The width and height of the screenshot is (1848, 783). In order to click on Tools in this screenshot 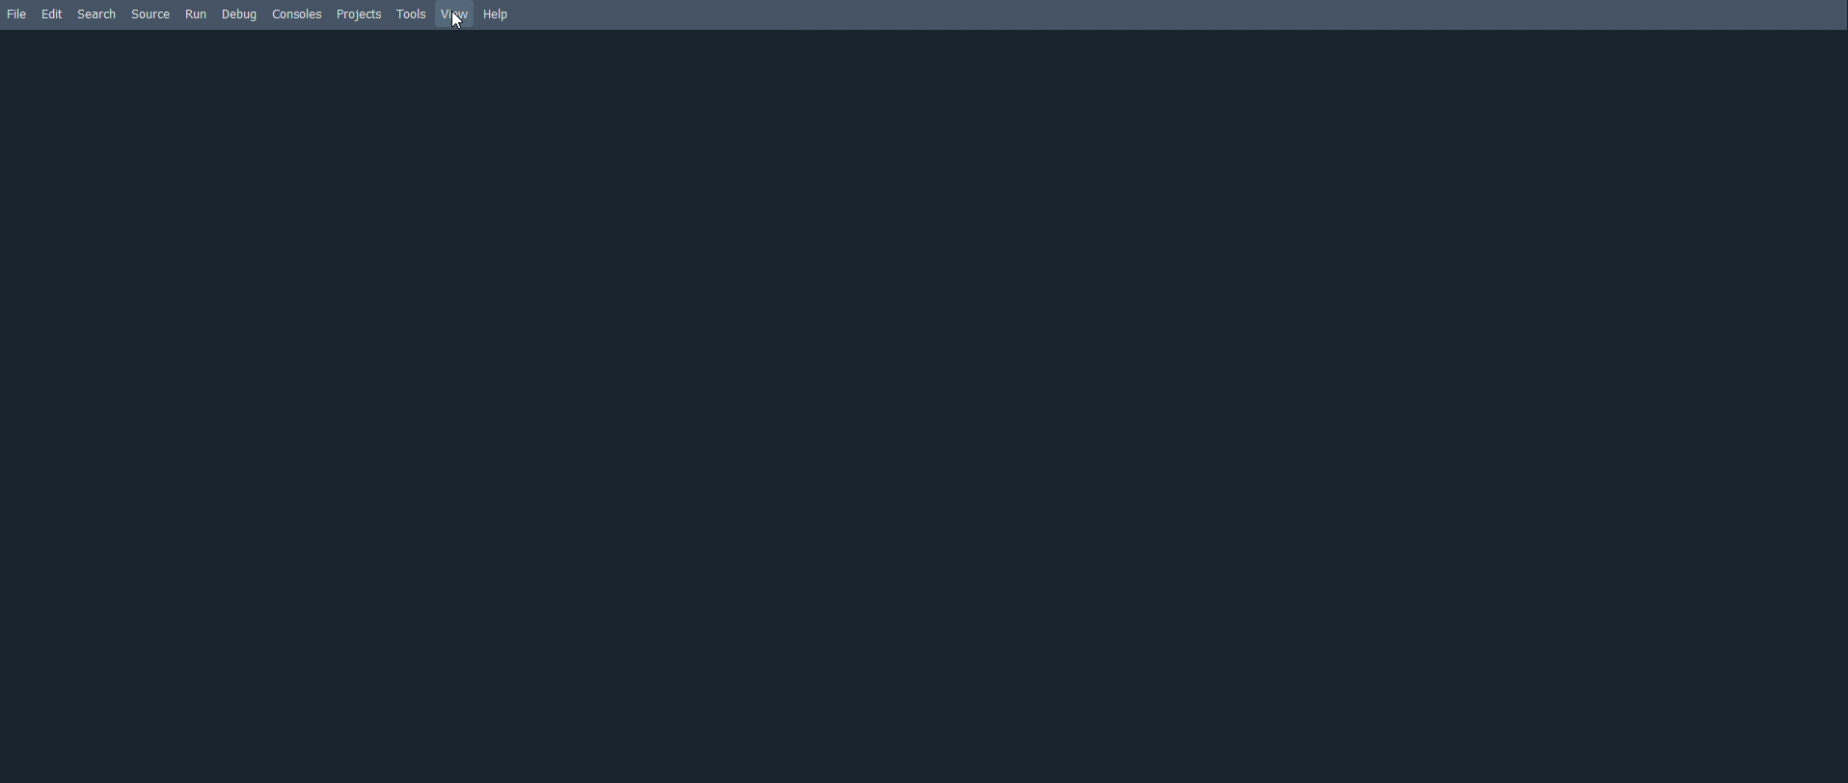, I will do `click(412, 12)`.